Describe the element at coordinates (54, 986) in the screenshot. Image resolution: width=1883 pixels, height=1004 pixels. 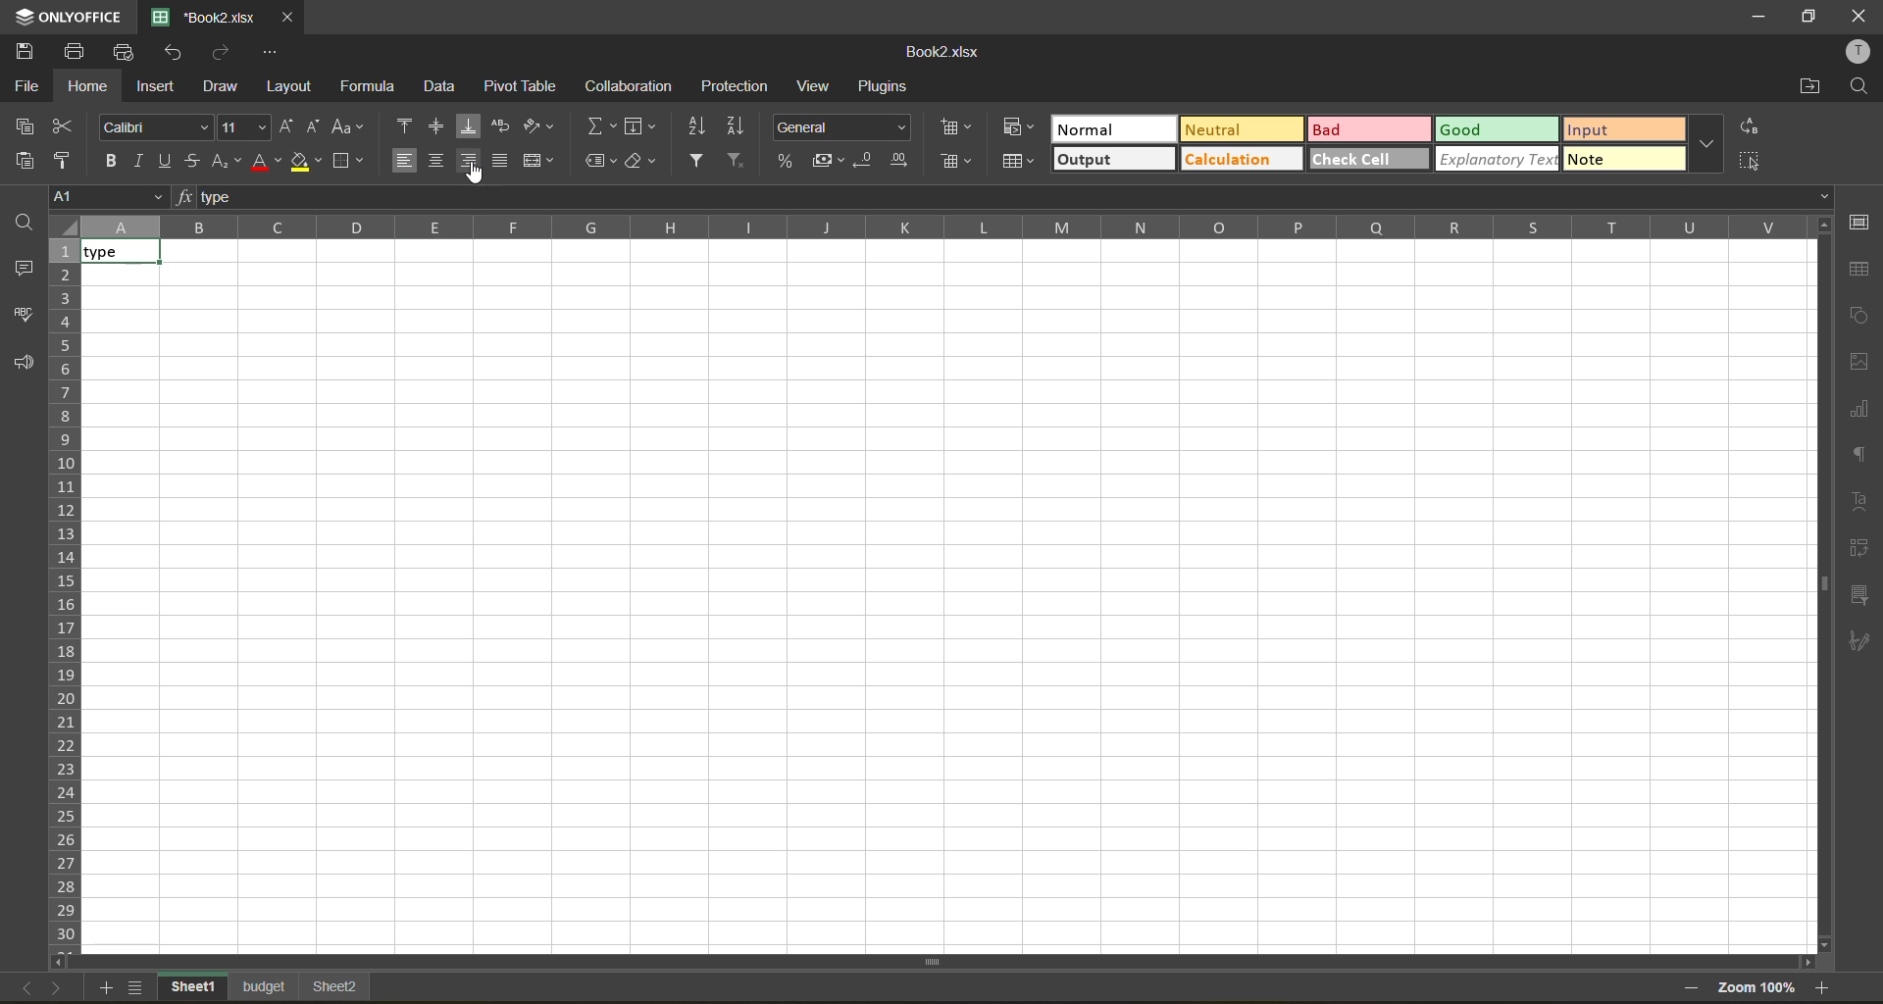
I see `next` at that location.